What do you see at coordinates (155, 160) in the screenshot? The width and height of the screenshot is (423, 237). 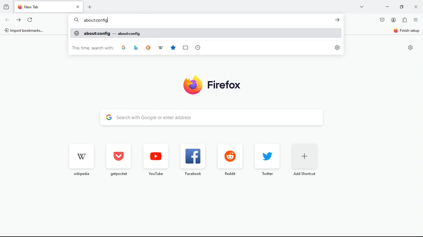 I see `youtube` at bounding box center [155, 160].